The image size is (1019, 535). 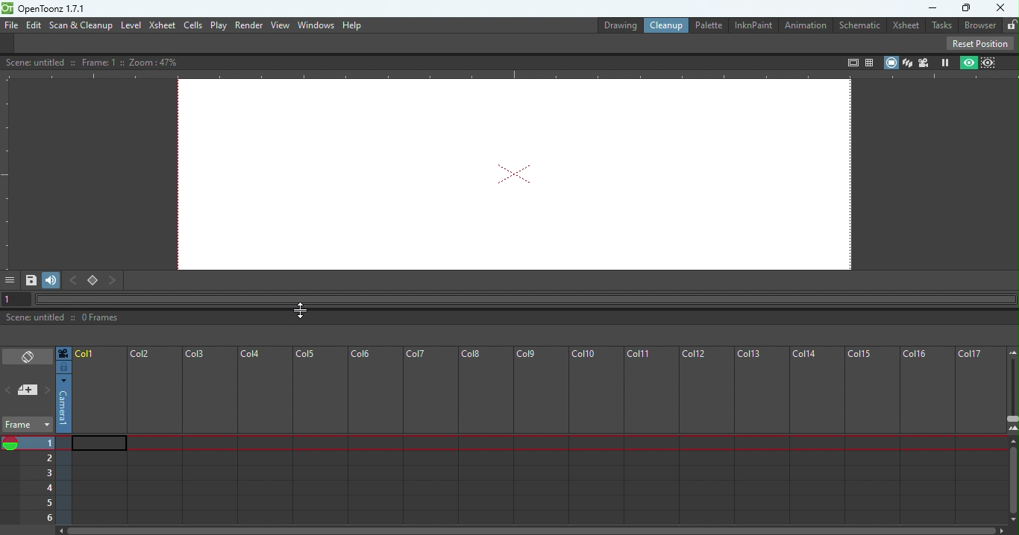 I want to click on Render, so click(x=247, y=25).